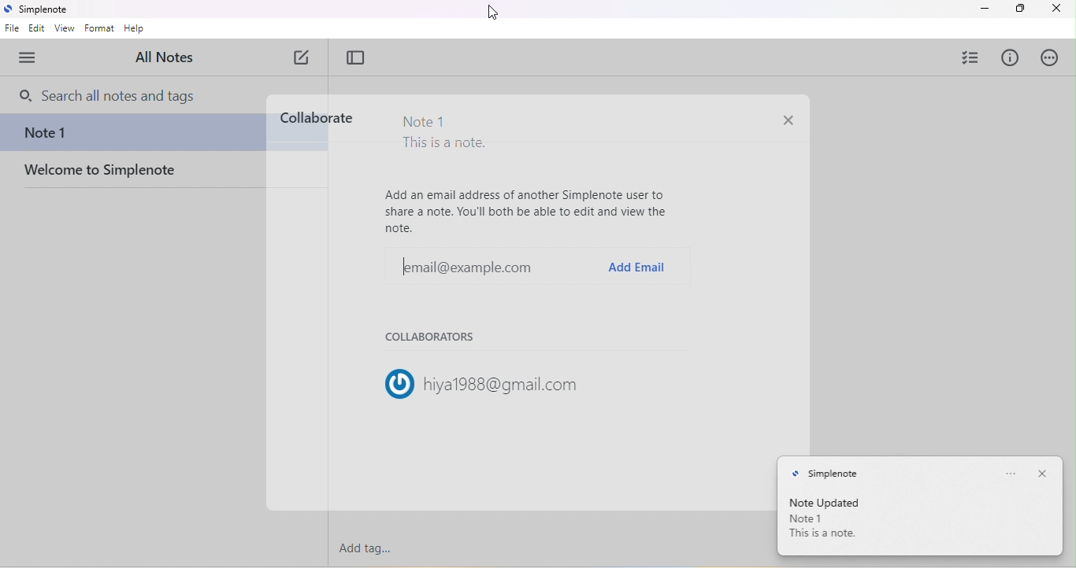 This screenshot has height=568, width=1076. I want to click on note, so click(131, 135).